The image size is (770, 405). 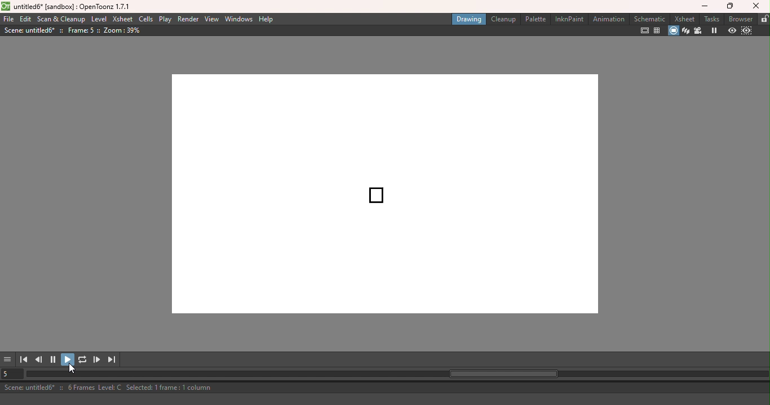 What do you see at coordinates (24, 359) in the screenshot?
I see `First frame` at bounding box center [24, 359].